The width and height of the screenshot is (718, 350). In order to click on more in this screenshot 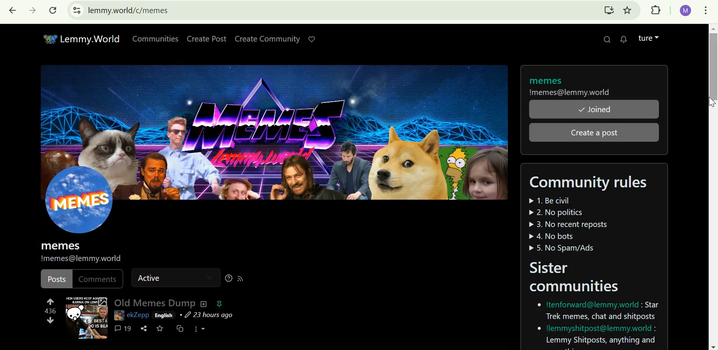, I will do `click(202, 329)`.